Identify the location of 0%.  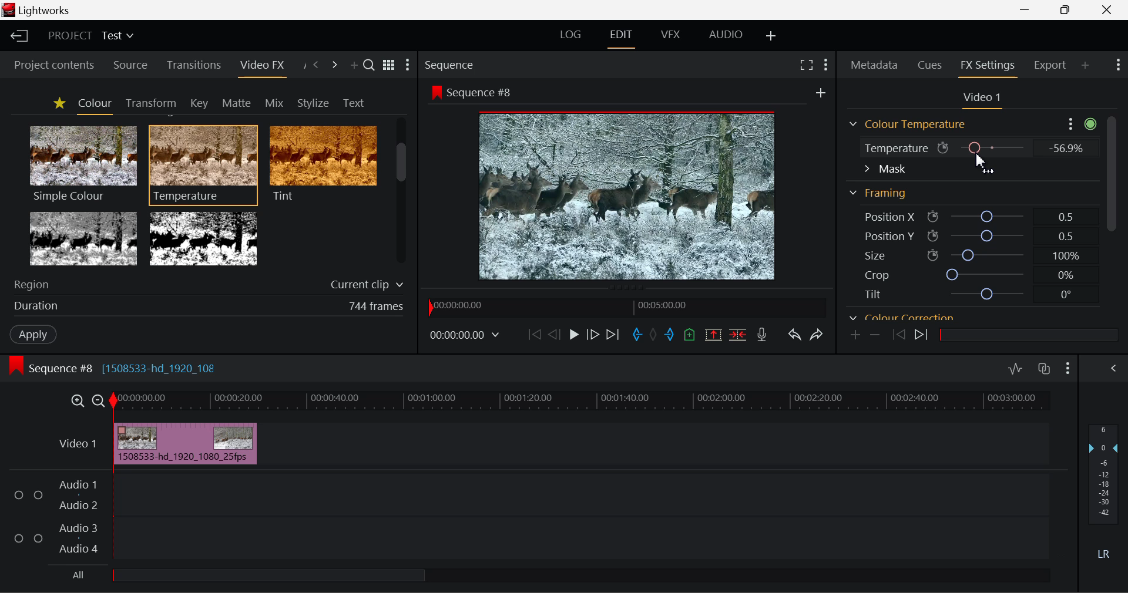
(1065, 148).